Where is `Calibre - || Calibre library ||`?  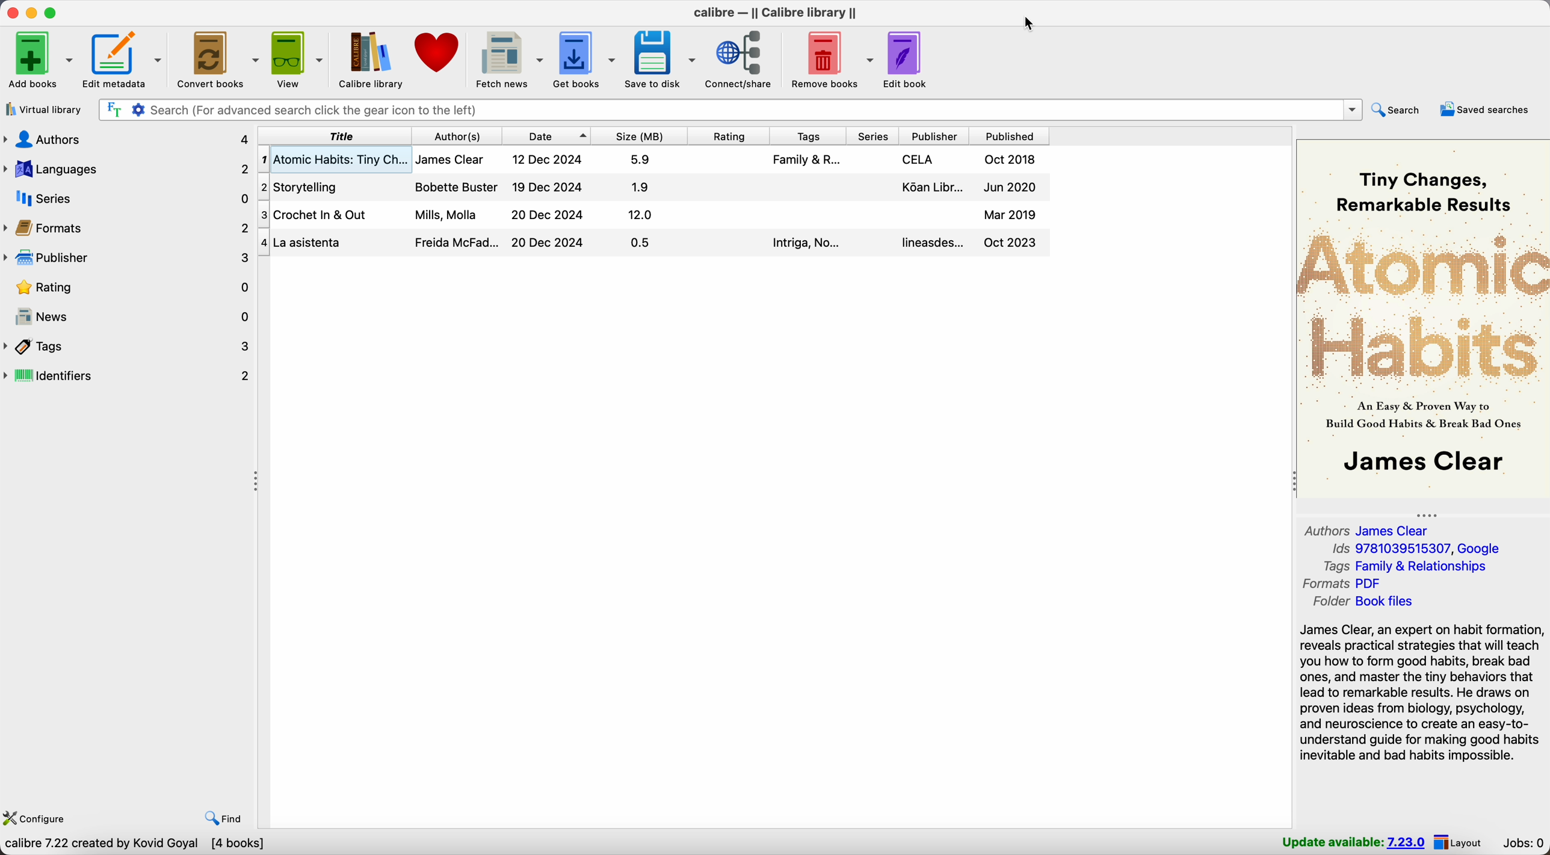
Calibre - || Calibre library || is located at coordinates (777, 11).